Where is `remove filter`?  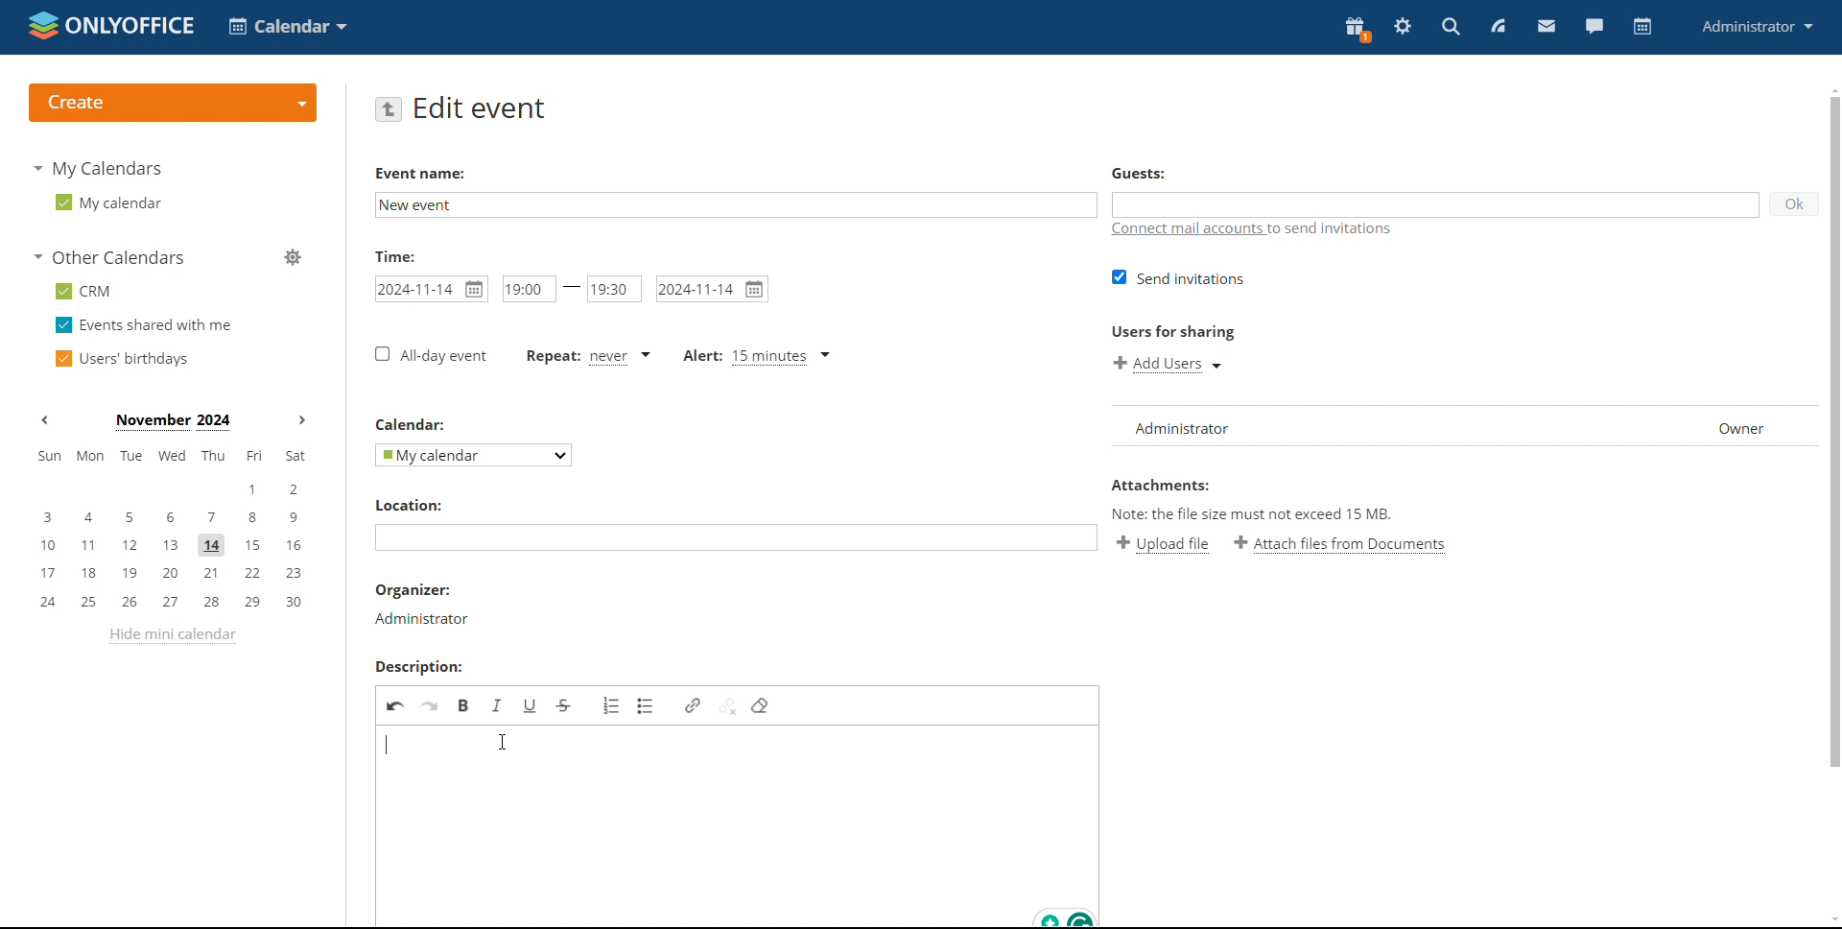 remove filter is located at coordinates (763, 706).